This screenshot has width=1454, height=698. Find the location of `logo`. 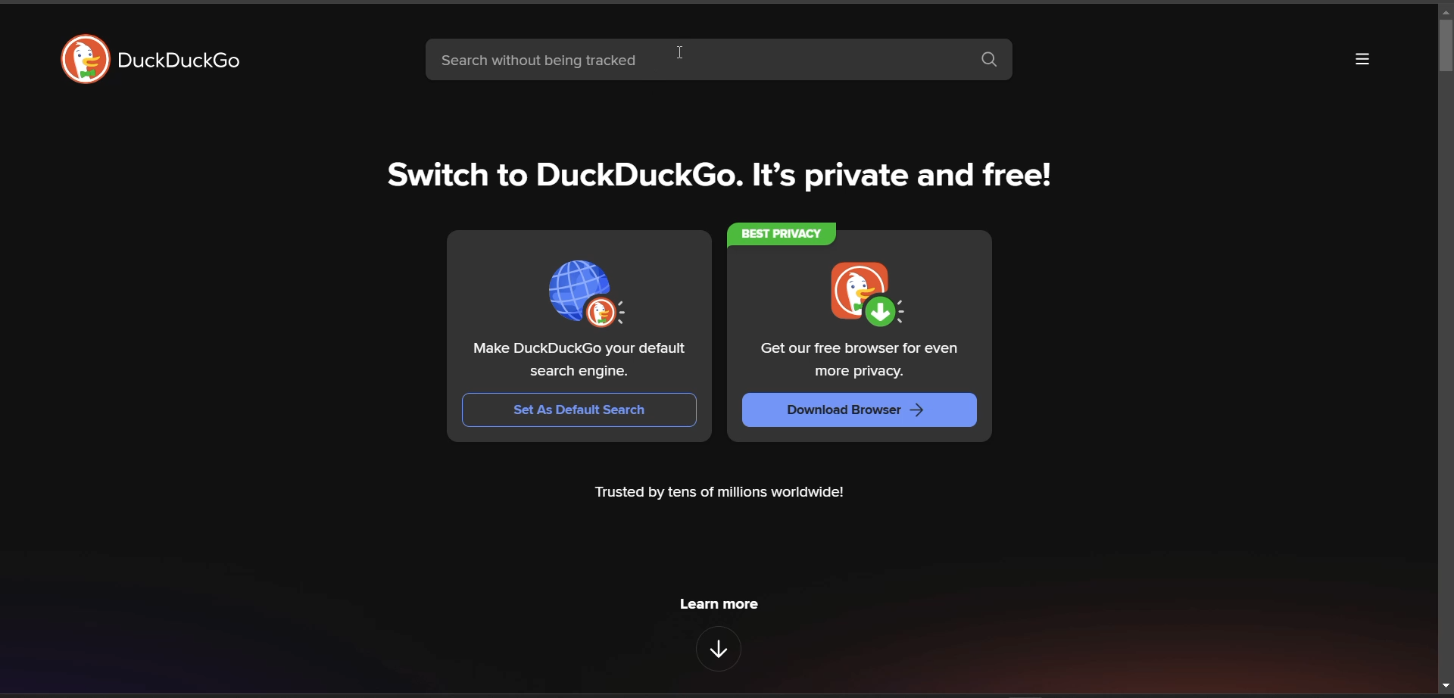

logo is located at coordinates (591, 292).